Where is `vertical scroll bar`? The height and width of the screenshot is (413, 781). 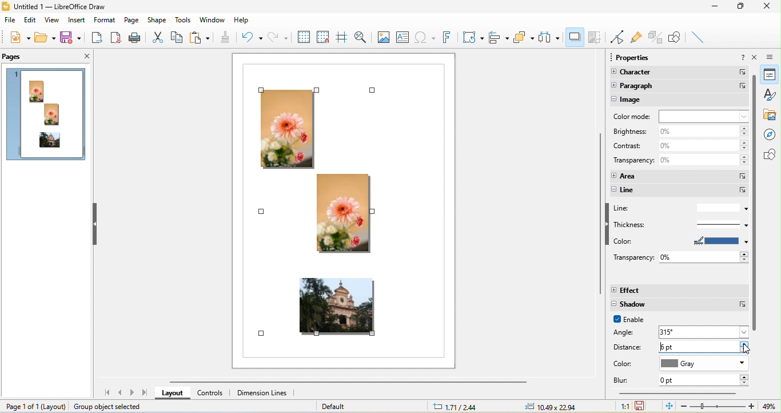
vertical scroll bar is located at coordinates (755, 203).